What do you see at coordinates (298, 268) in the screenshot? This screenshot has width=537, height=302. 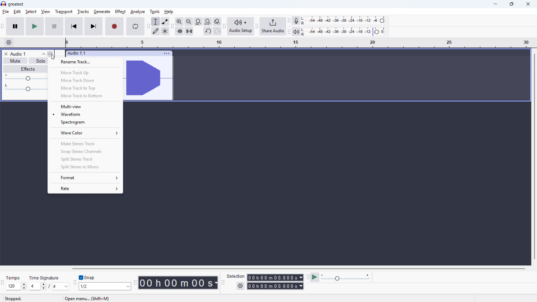 I see `Horizontal scrollbar ` at bounding box center [298, 268].